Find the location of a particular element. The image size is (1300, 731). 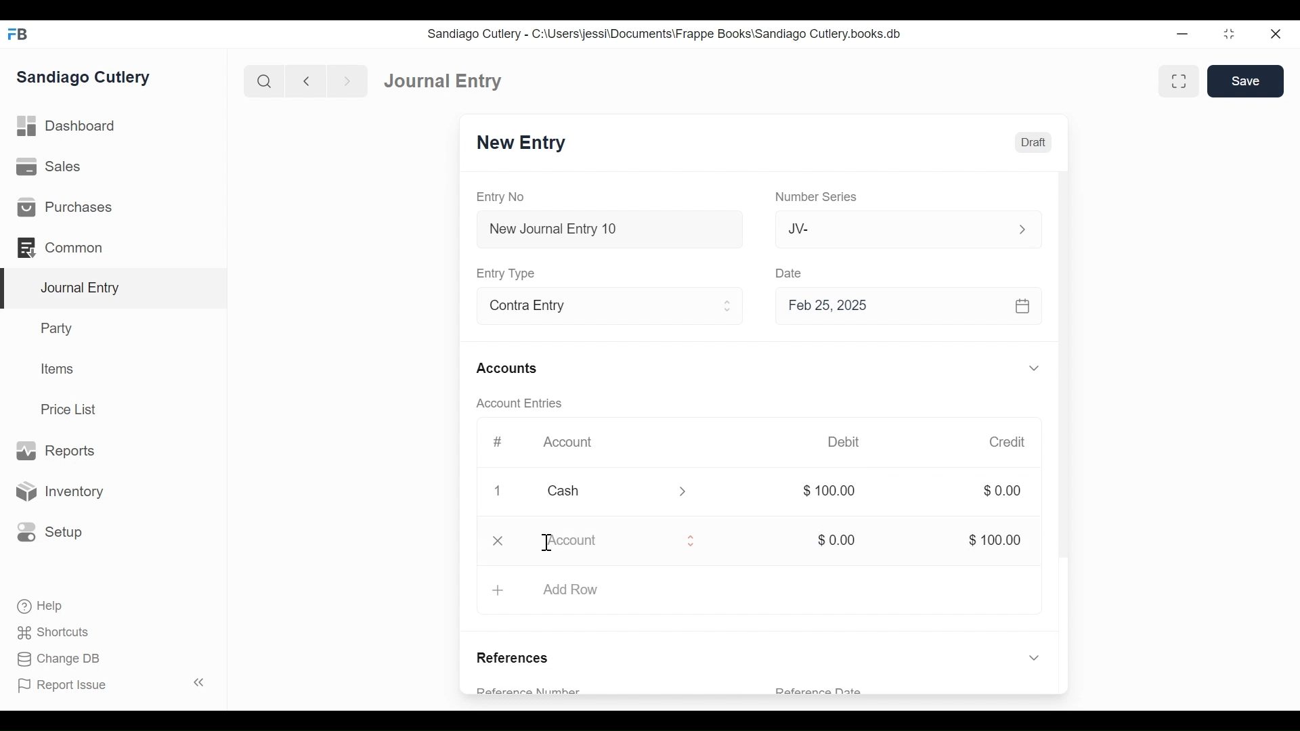

Close is located at coordinates (1274, 35).